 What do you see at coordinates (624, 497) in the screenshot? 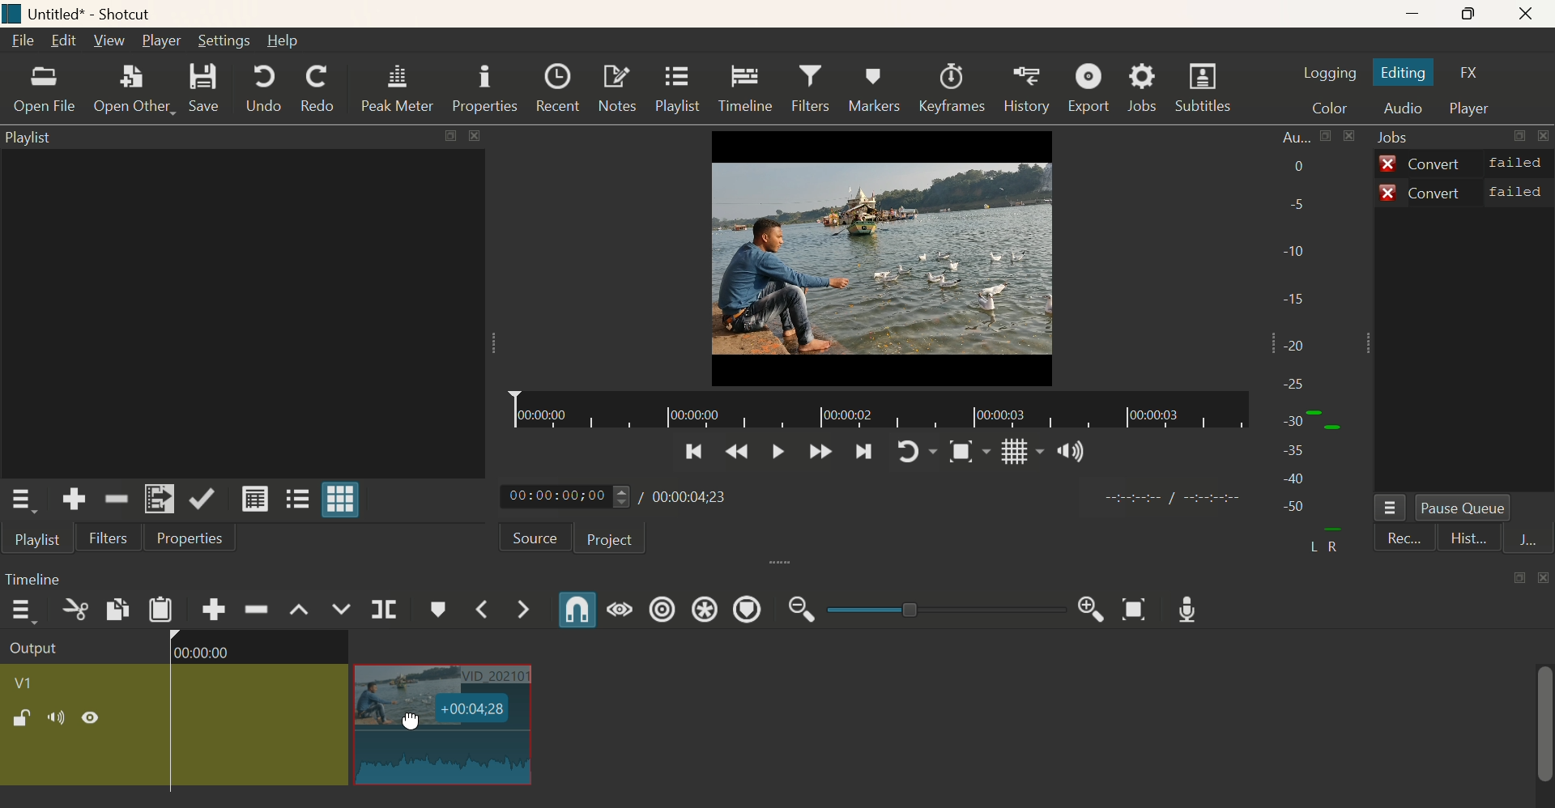
I see `Play time` at bounding box center [624, 497].